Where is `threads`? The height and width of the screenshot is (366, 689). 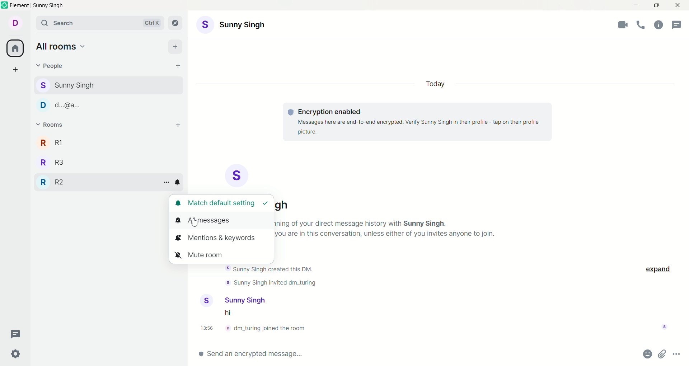 threads is located at coordinates (19, 333).